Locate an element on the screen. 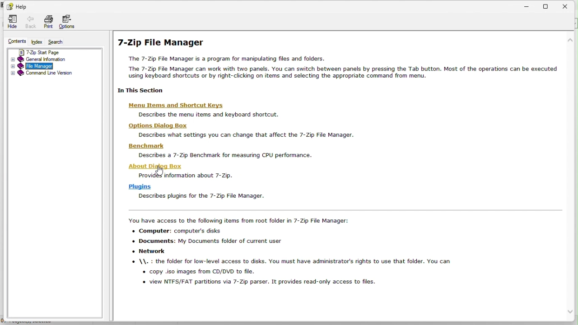 The width and height of the screenshot is (578, 325). Minimize is located at coordinates (528, 5).